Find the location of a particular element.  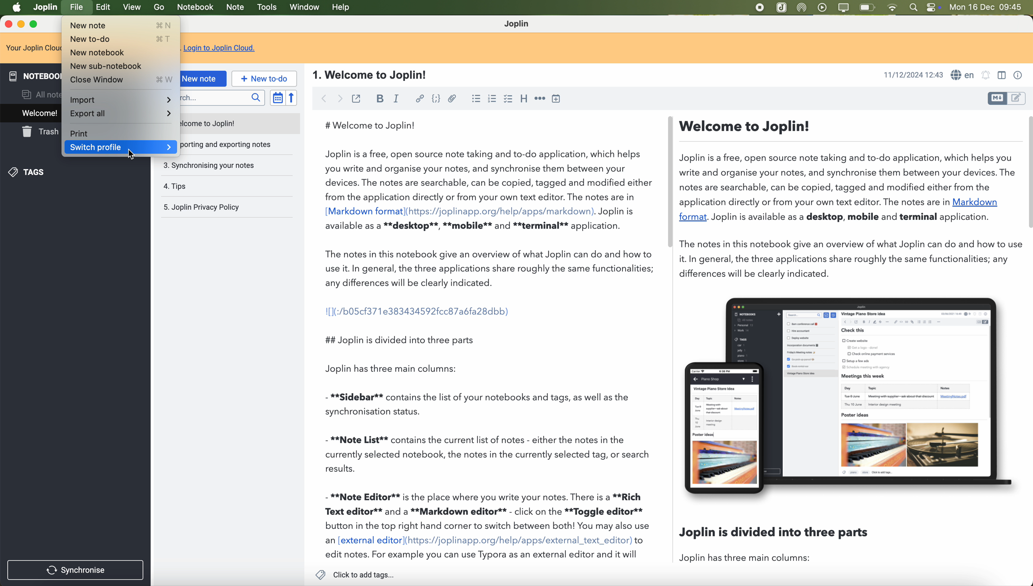

to is located at coordinates (640, 541).